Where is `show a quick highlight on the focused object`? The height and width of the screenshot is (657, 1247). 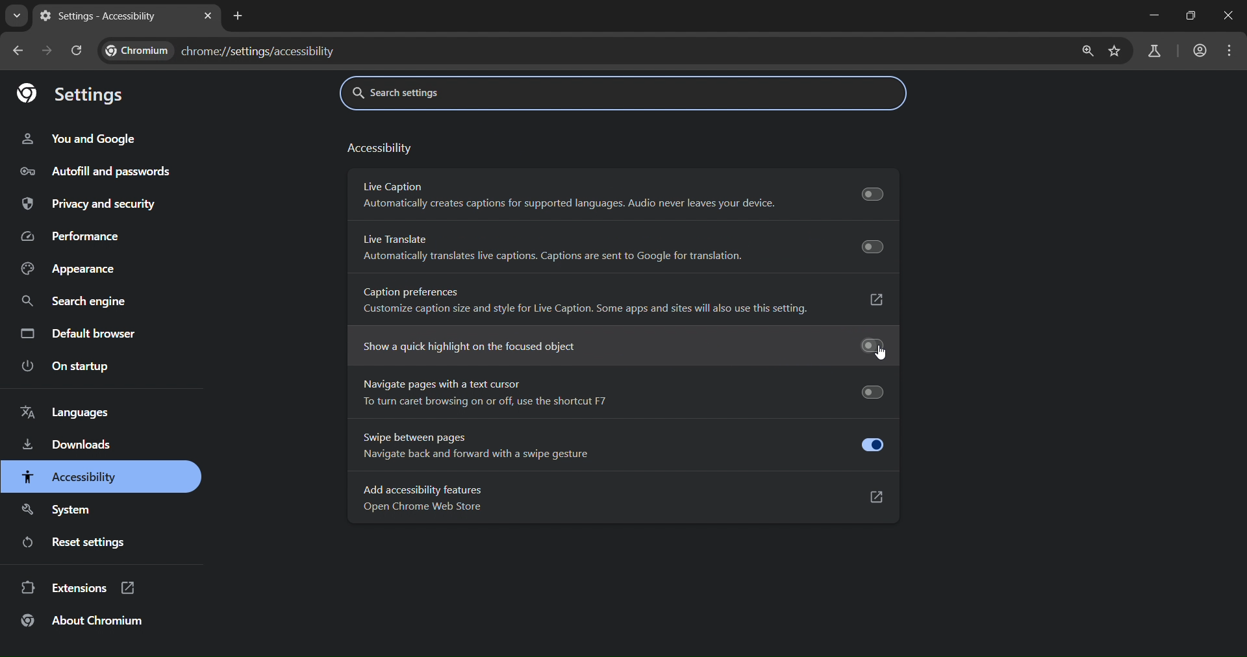
show a quick highlight on the focused object is located at coordinates (560, 345).